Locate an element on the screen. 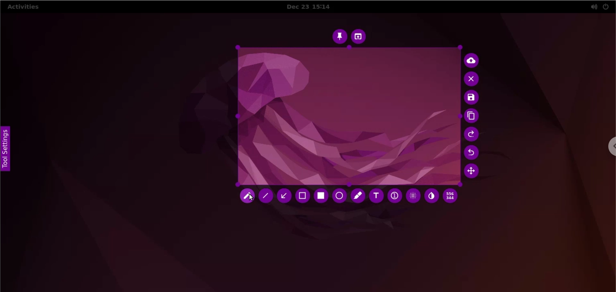 The height and width of the screenshot is (292, 616). tool settings is located at coordinates (6, 150).